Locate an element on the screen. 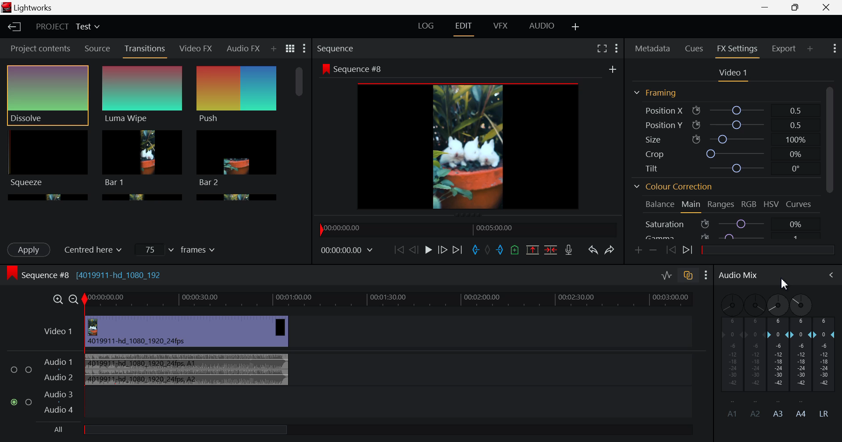 The image size is (842, 442). Go Back is located at coordinates (413, 250).